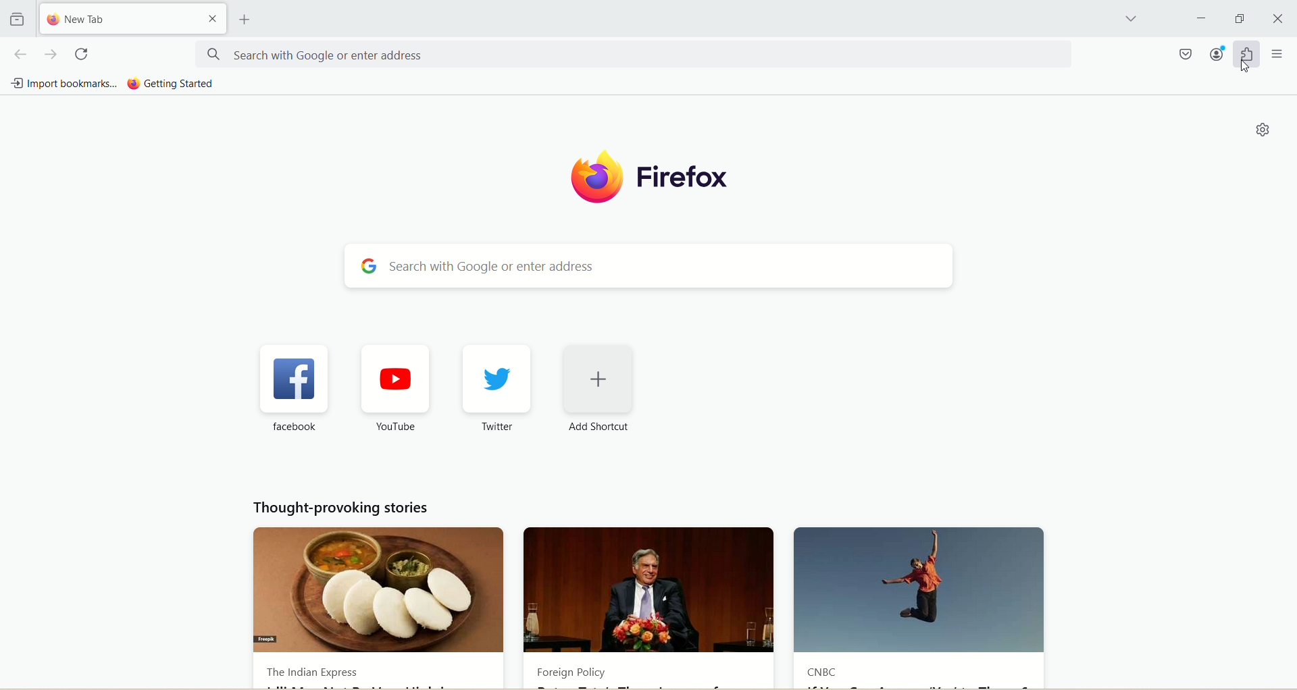 This screenshot has height=690, width=1297. I want to click on Move backward, so click(20, 54).